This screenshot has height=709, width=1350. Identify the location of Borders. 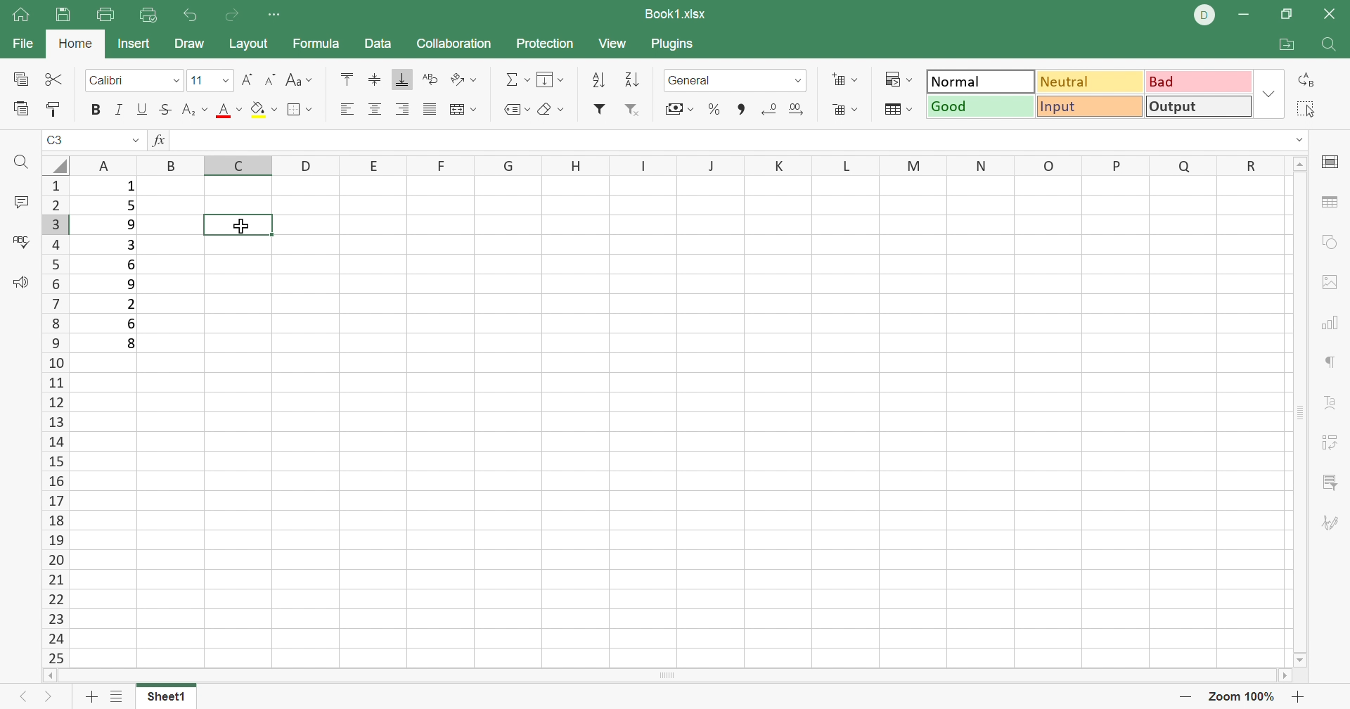
(300, 108).